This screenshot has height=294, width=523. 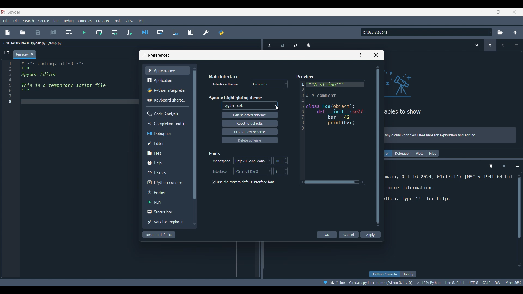 I want to click on Profiler, so click(x=167, y=192).